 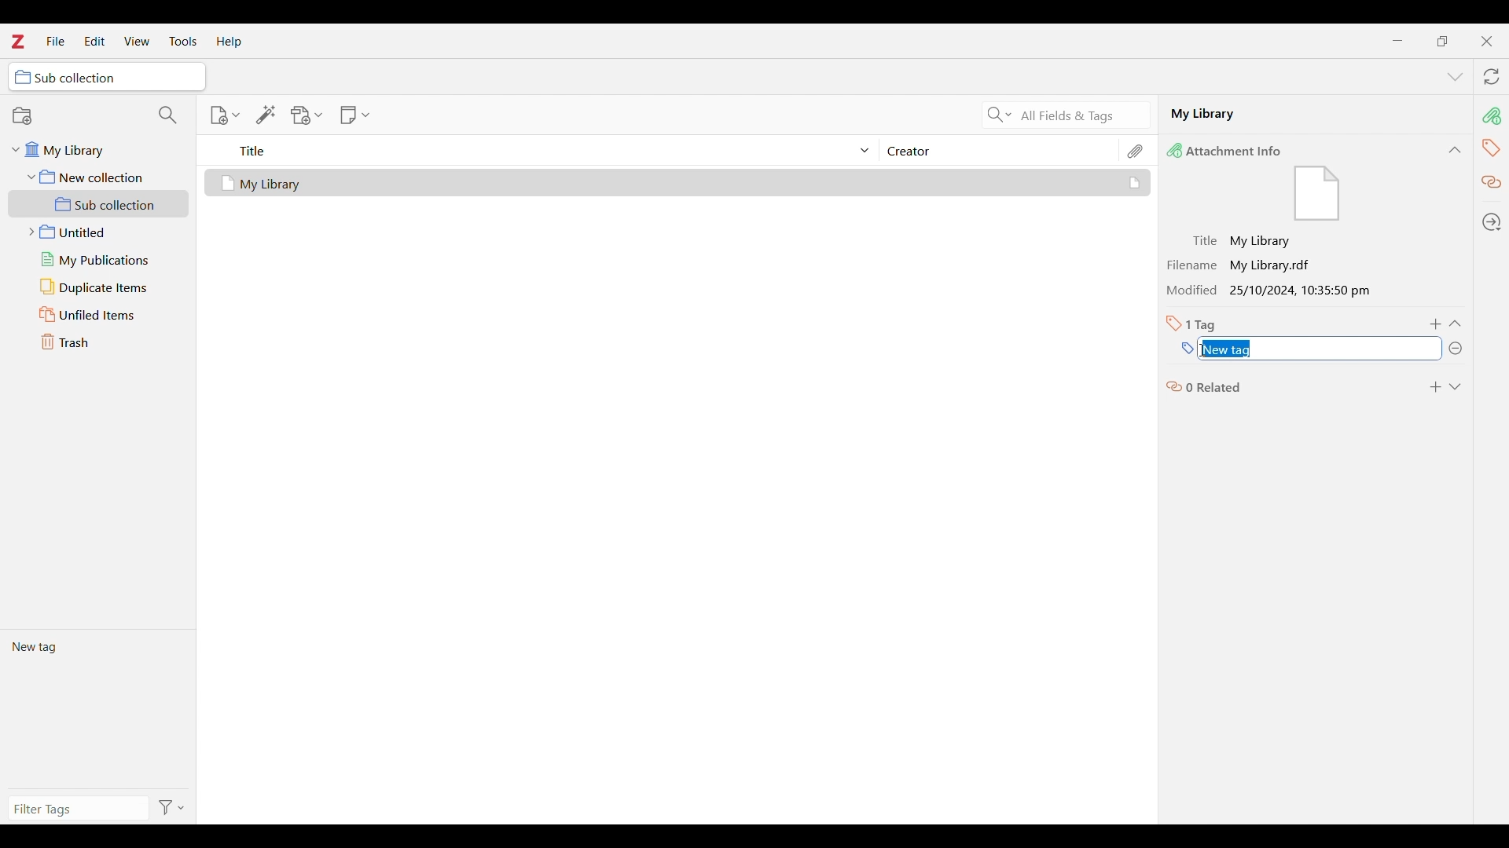 What do you see at coordinates (98, 314) in the screenshot?
I see `Unfiled items folder` at bounding box center [98, 314].